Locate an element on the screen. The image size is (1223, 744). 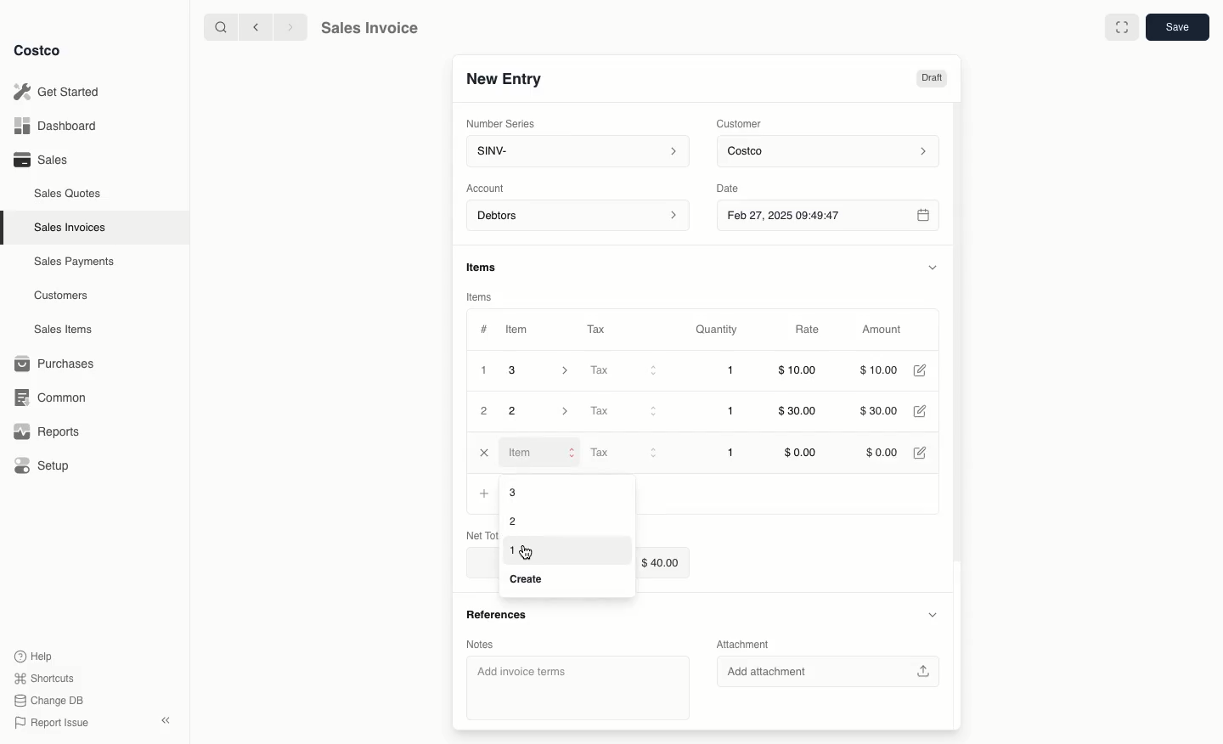
1 is located at coordinates (484, 370).